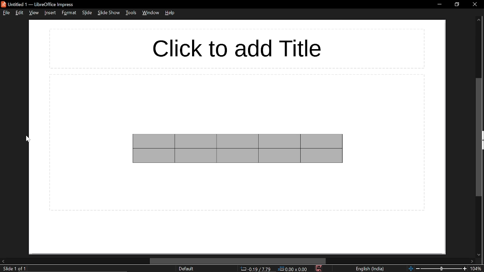 This screenshot has height=272, width=484. What do you see at coordinates (187, 269) in the screenshot?
I see `slide style` at bounding box center [187, 269].